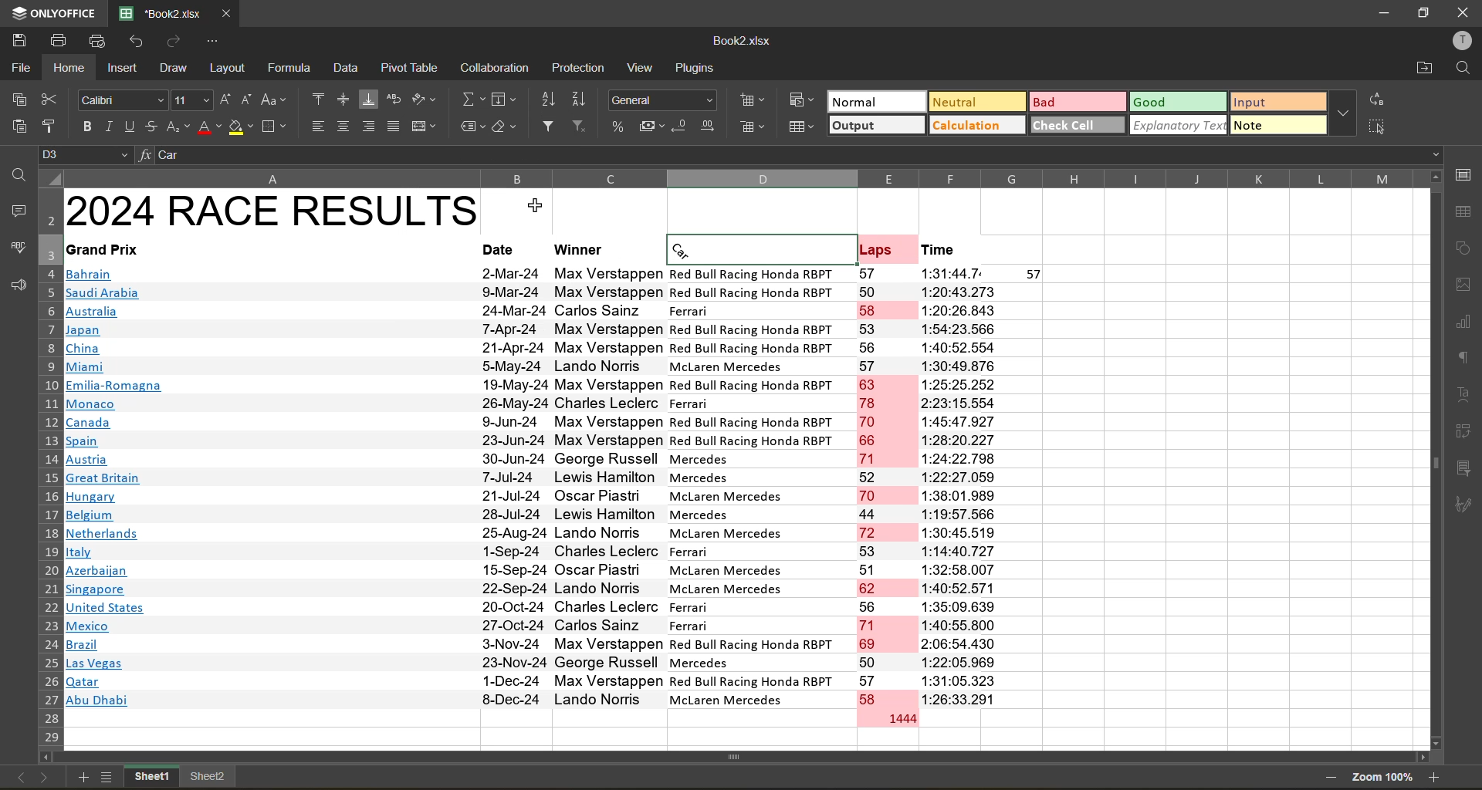 This screenshot has width=1482, height=790. Describe the element at coordinates (1078, 127) in the screenshot. I see `check cell` at that location.